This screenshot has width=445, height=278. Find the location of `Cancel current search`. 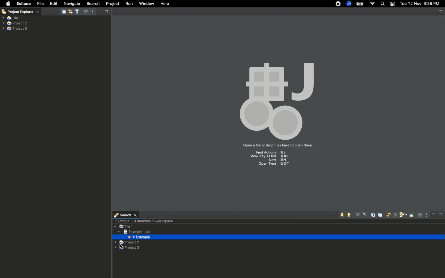

Cancel current search is located at coordinates (395, 215).